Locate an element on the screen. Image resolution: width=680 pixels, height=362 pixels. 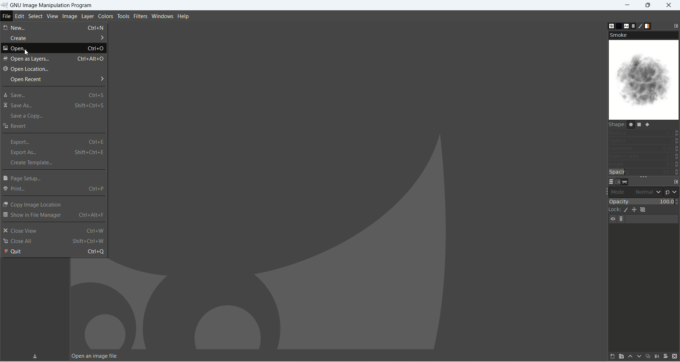
Edit is located at coordinates (20, 17).